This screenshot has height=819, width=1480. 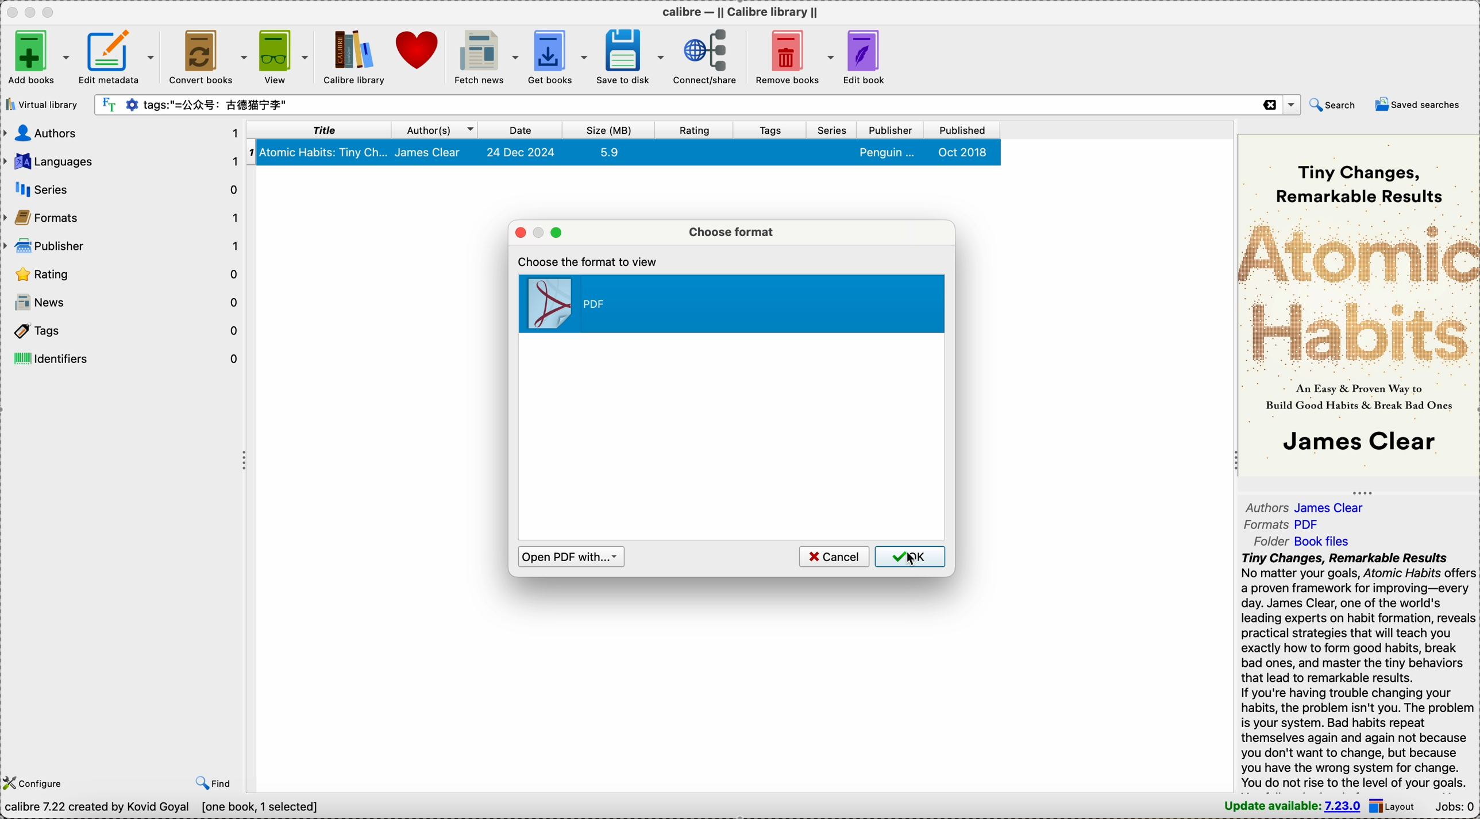 What do you see at coordinates (121, 189) in the screenshot?
I see `series` at bounding box center [121, 189].